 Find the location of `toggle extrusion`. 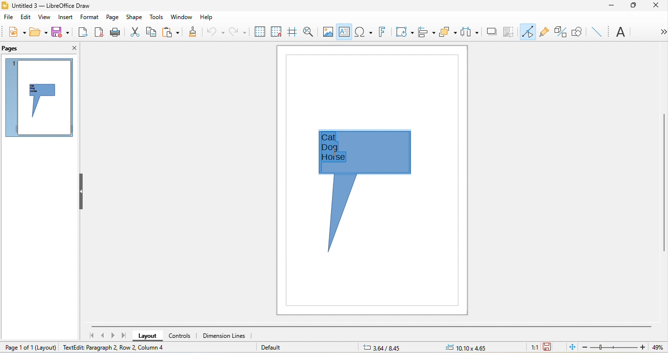

toggle extrusion is located at coordinates (560, 32).